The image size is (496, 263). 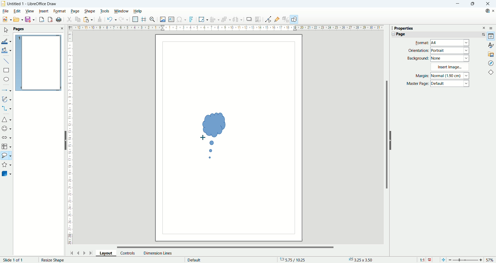 I want to click on rectangle, so click(x=6, y=70).